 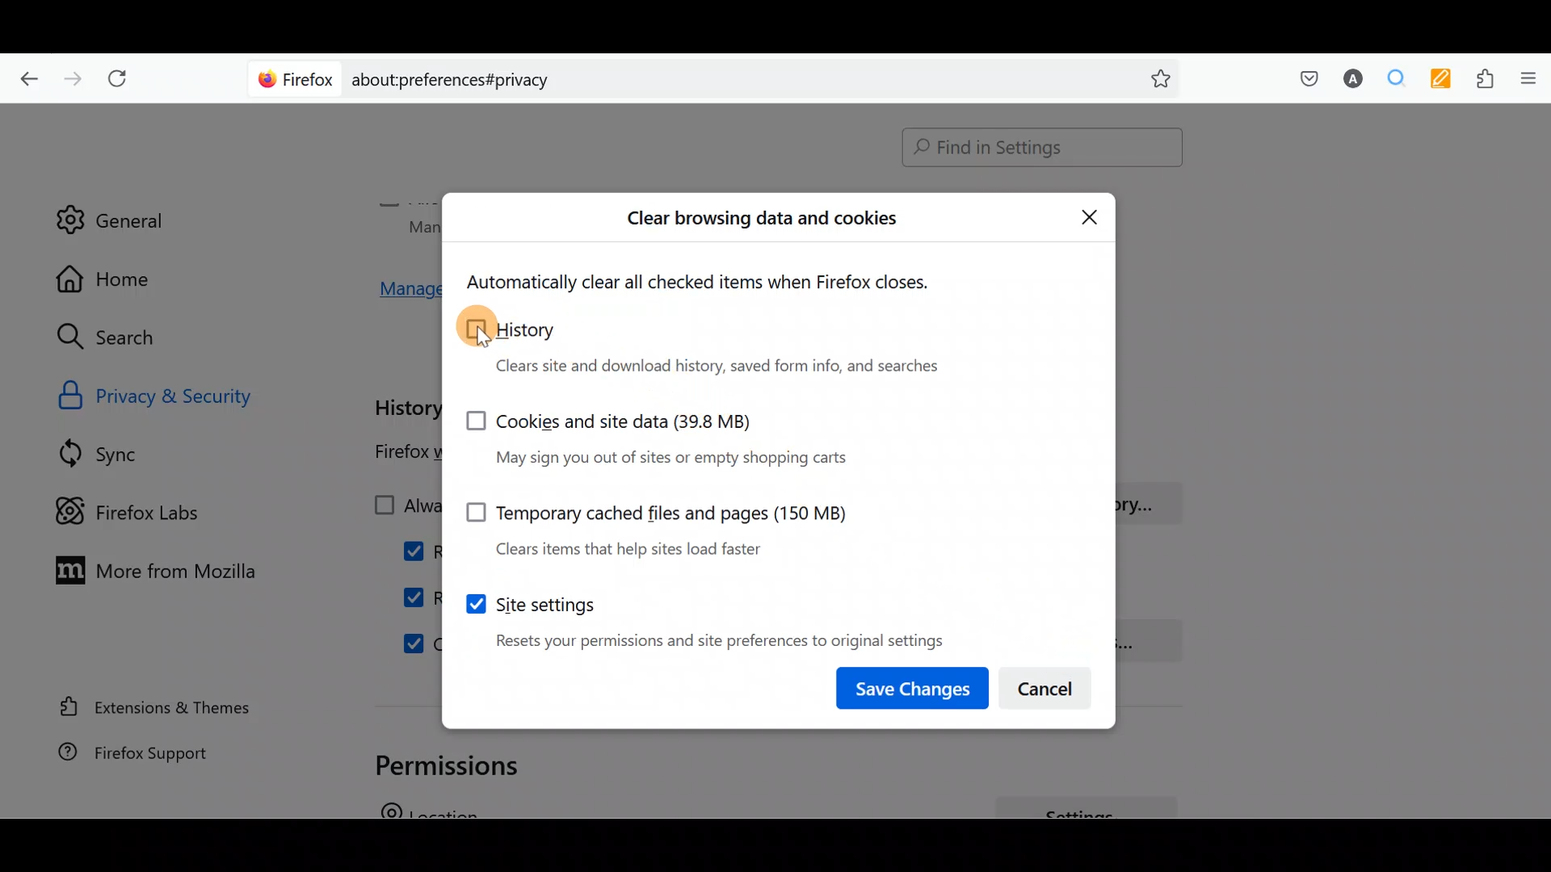 I want to click on Extension & themes, so click(x=159, y=710).